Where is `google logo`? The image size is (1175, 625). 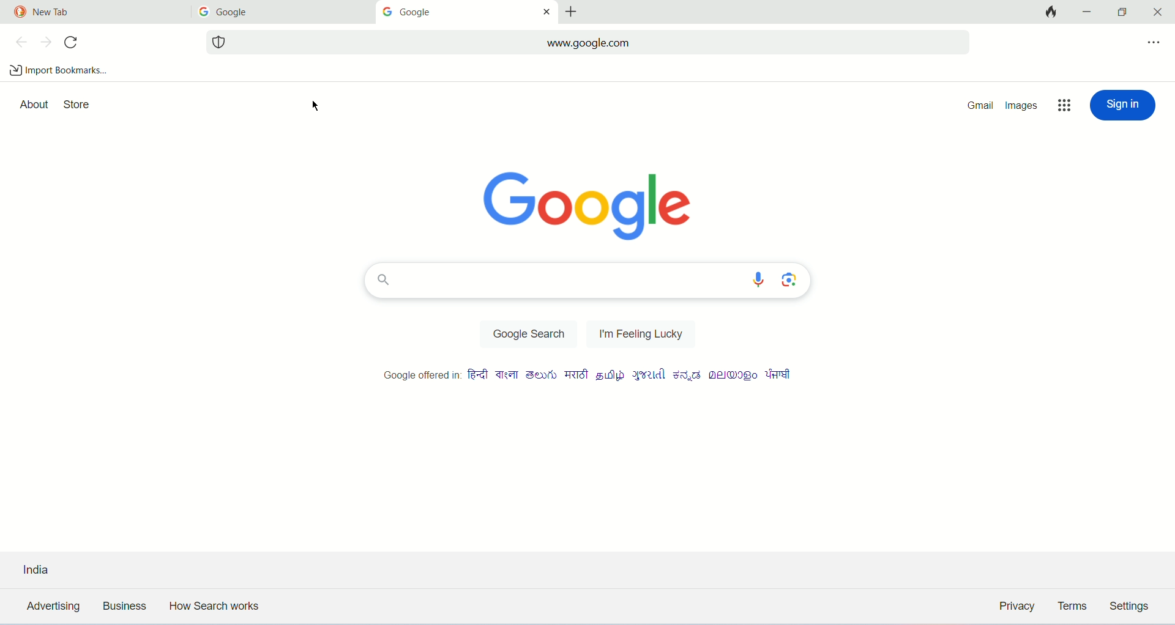
google logo is located at coordinates (592, 202).